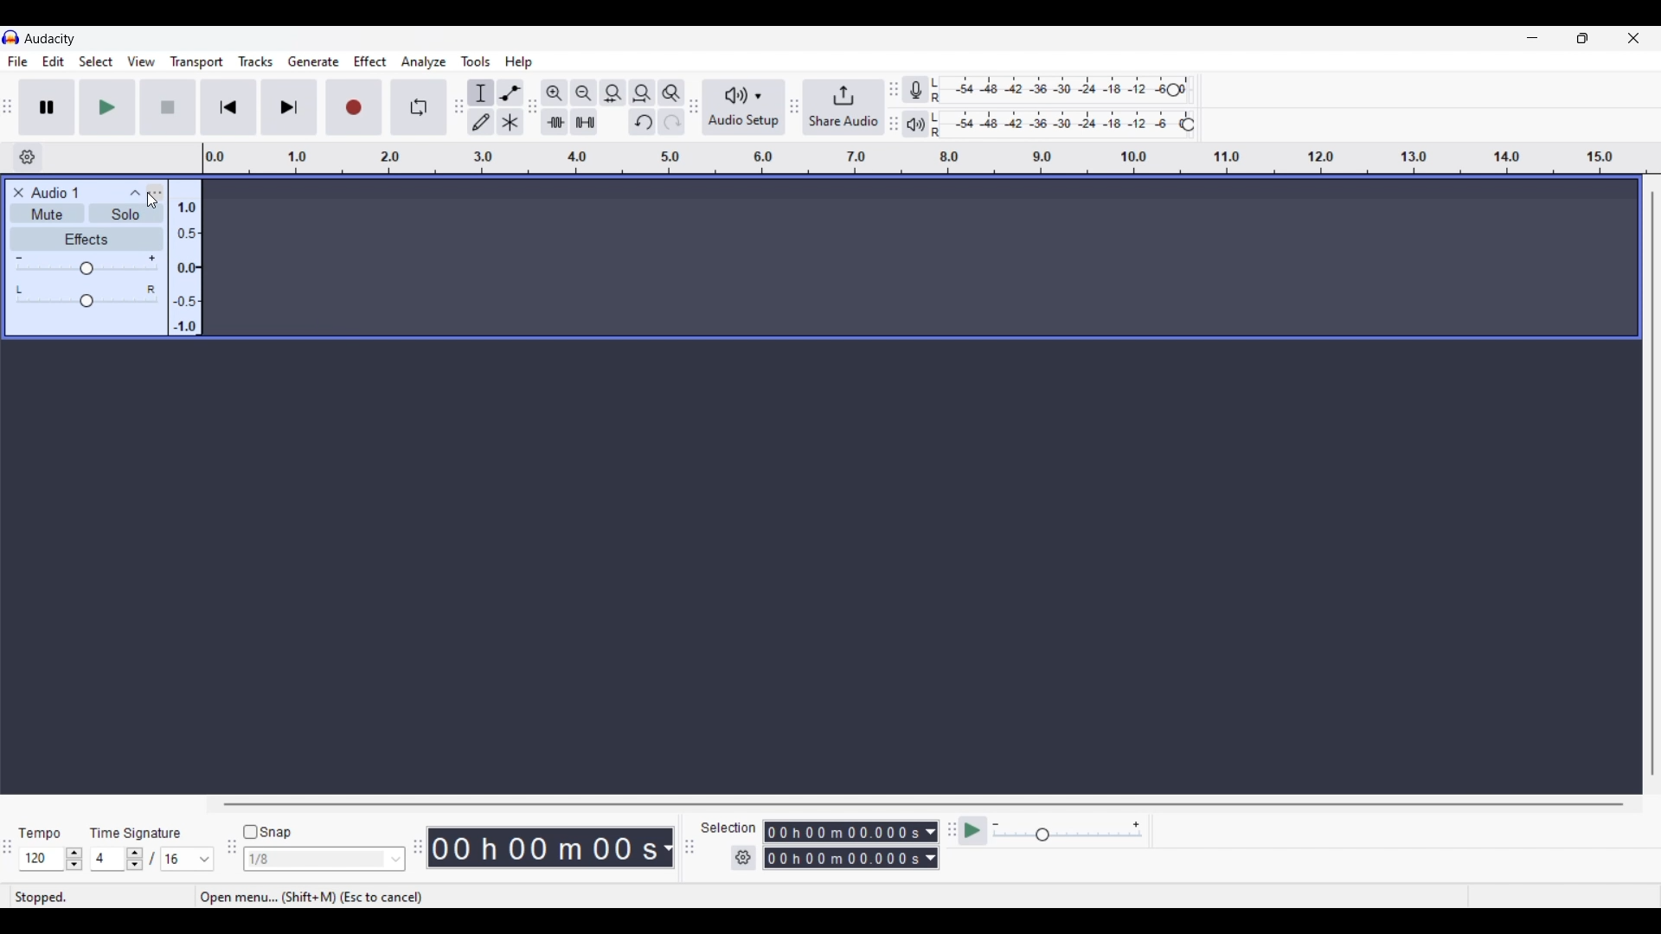 This screenshot has width=1661, height=934. Describe the element at coordinates (289, 107) in the screenshot. I see `Skip to end/Select to end` at that location.